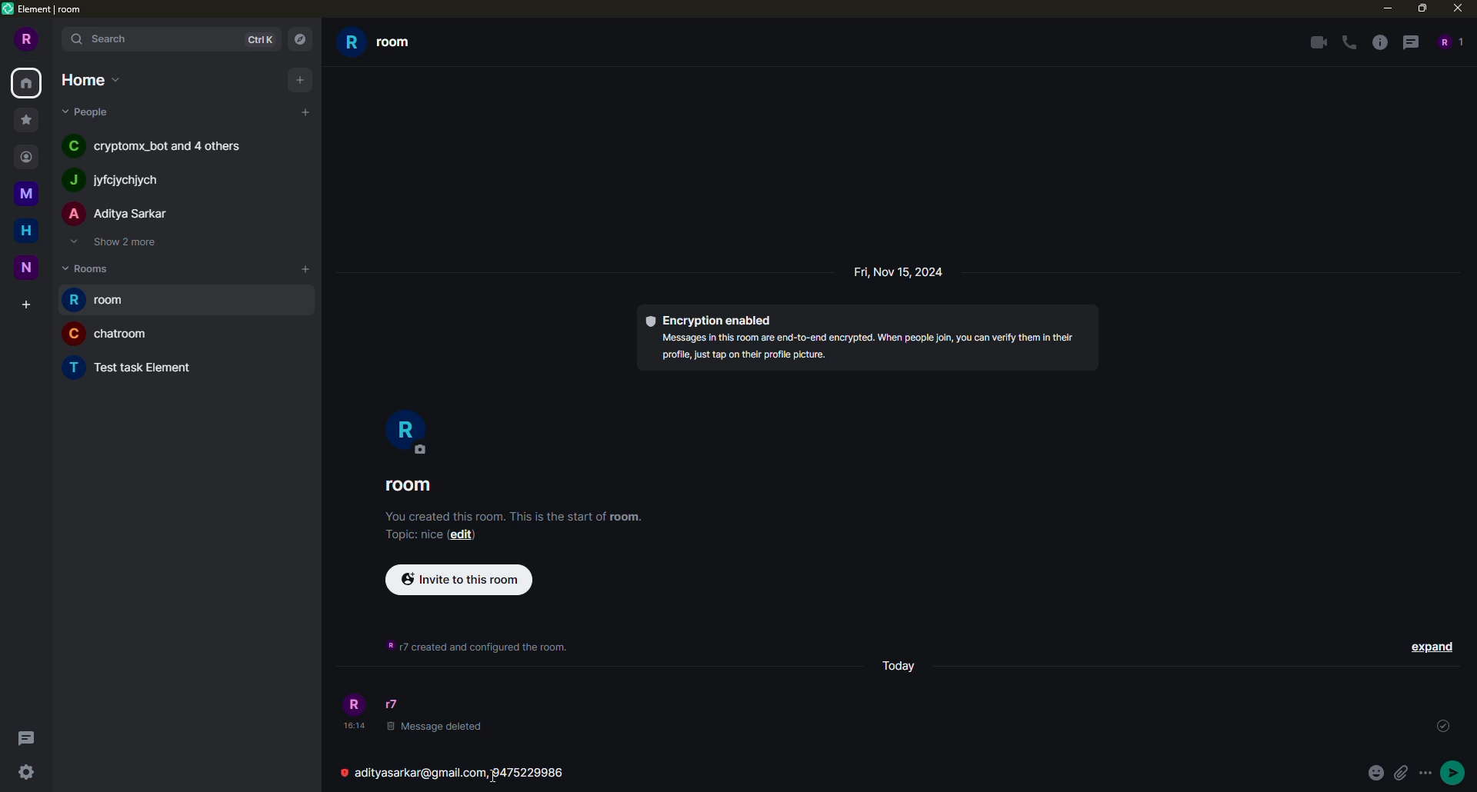  I want to click on profile, so click(408, 434).